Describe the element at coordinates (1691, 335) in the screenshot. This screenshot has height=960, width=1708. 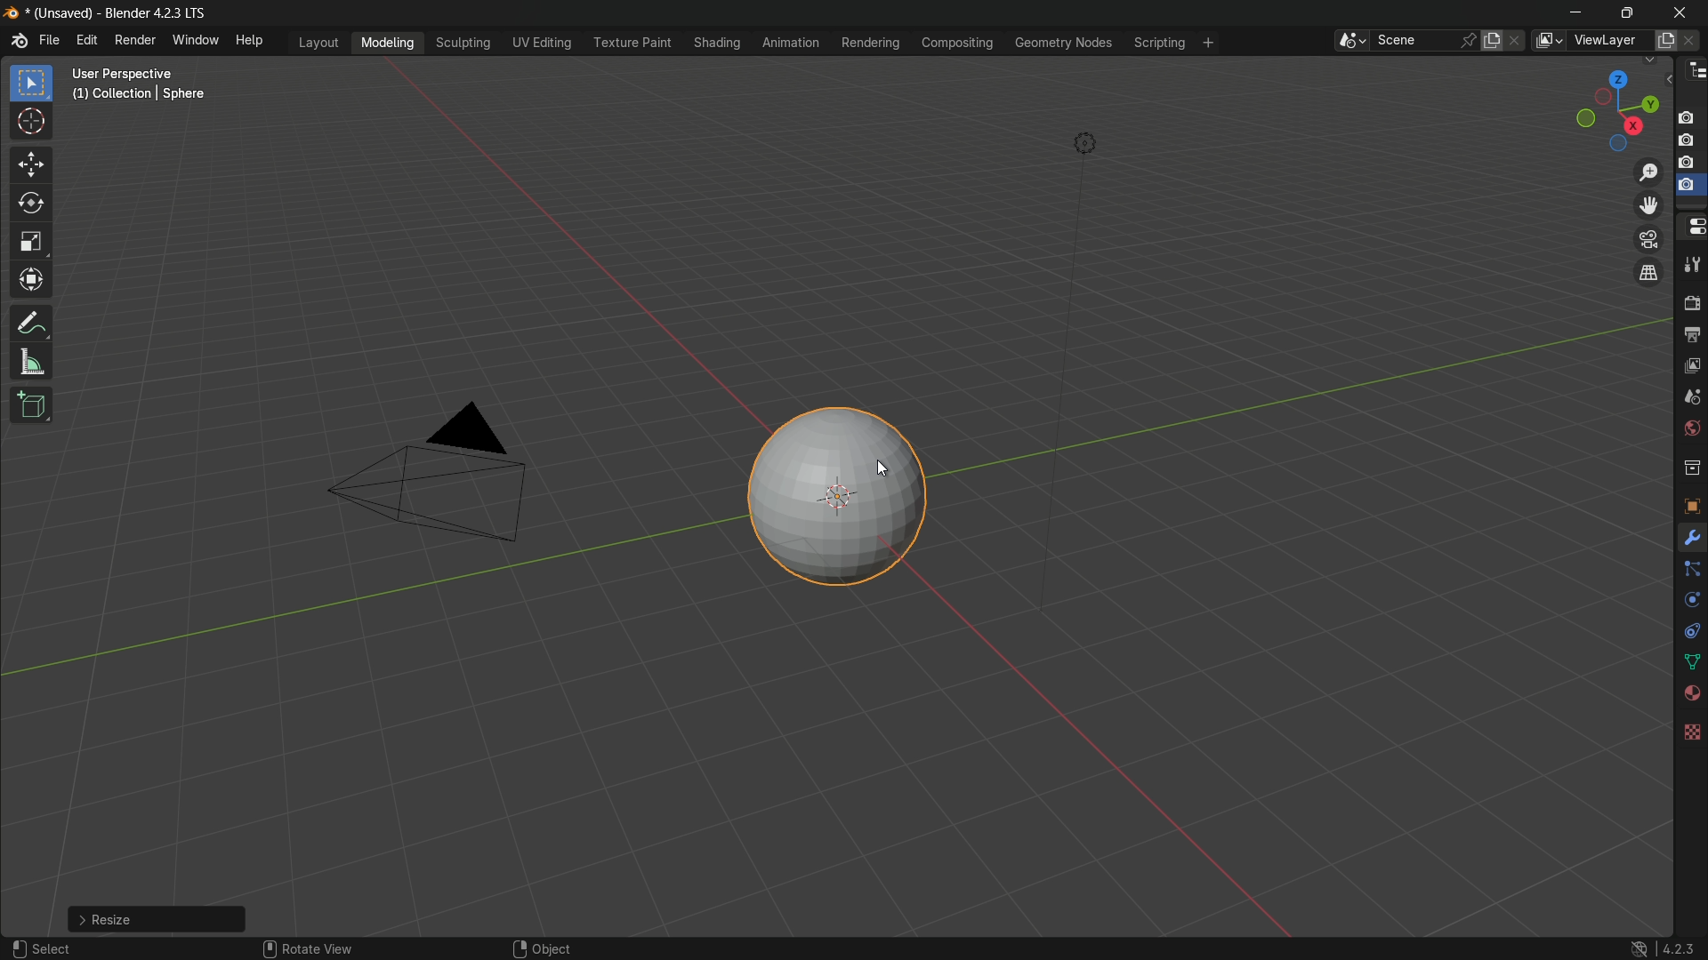
I see `output` at that location.